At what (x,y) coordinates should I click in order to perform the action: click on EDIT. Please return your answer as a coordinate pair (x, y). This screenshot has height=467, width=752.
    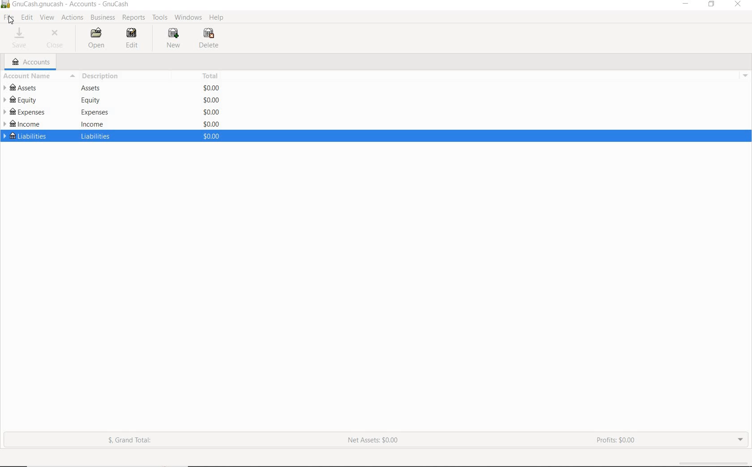
    Looking at the image, I should click on (130, 39).